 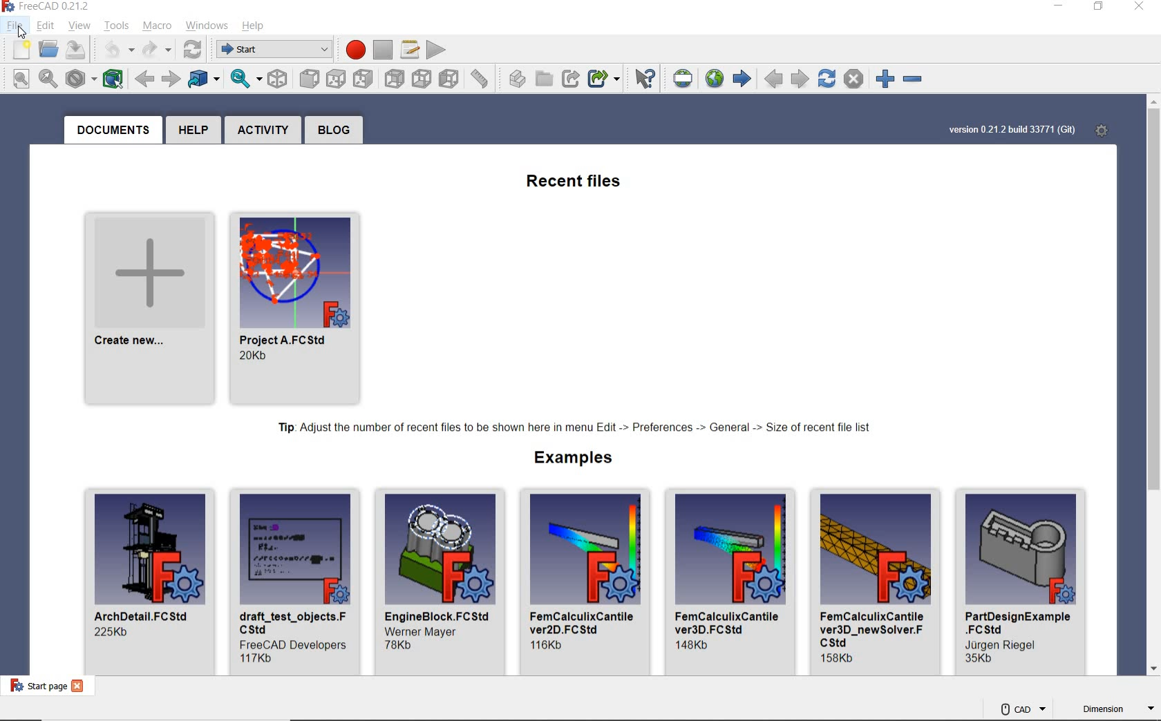 What do you see at coordinates (800, 78) in the screenshot?
I see `NEXT PAGE` at bounding box center [800, 78].